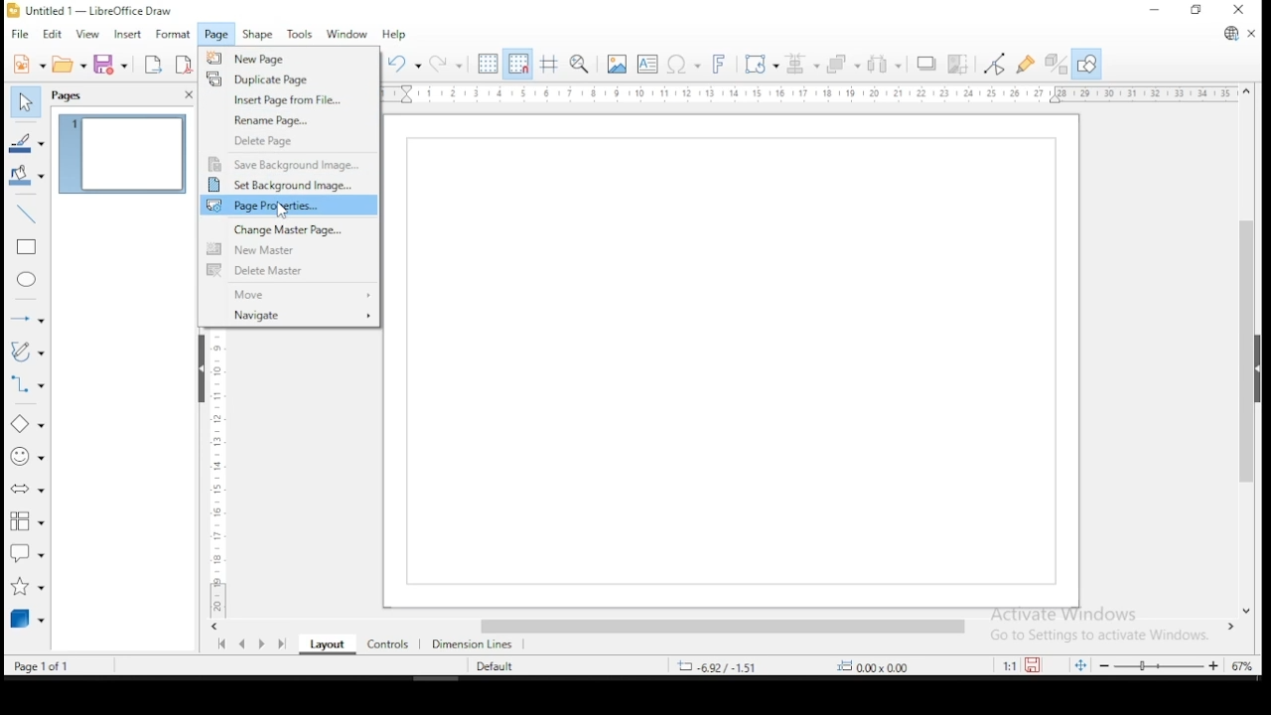  What do you see at coordinates (1085, 65) in the screenshot?
I see `show draw functions` at bounding box center [1085, 65].